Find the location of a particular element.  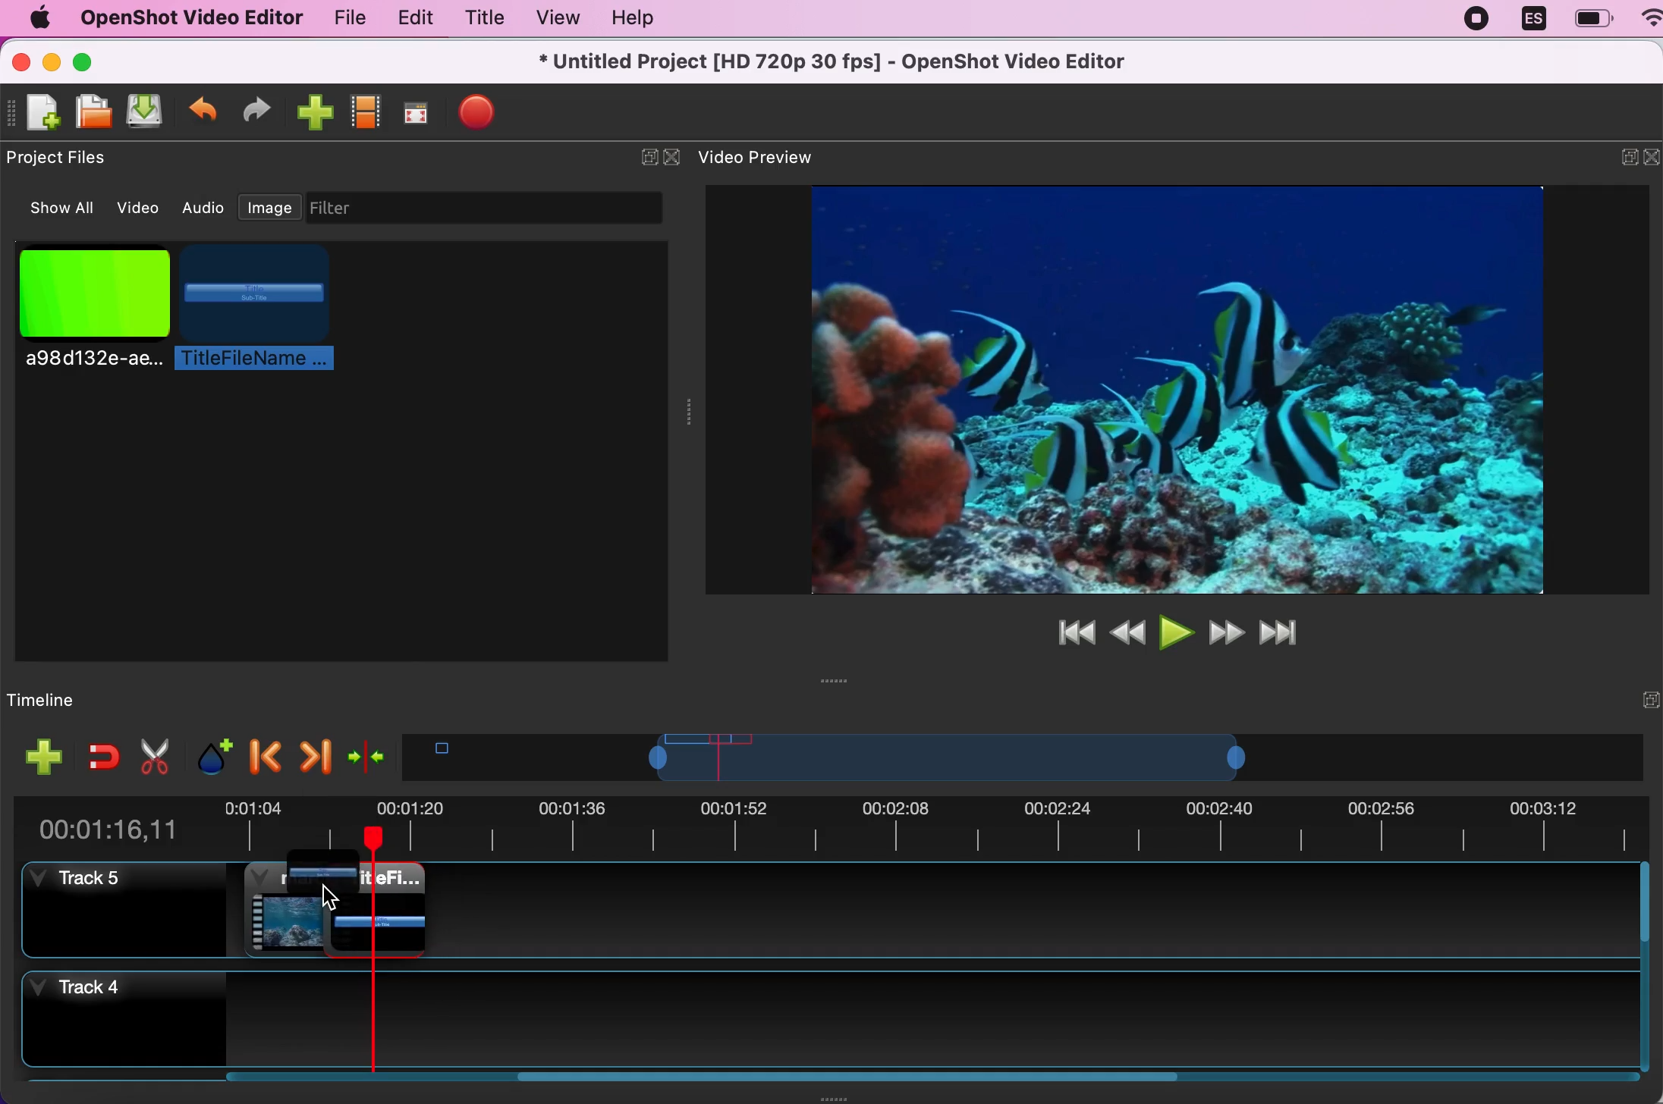

language is located at coordinates (1533, 20).